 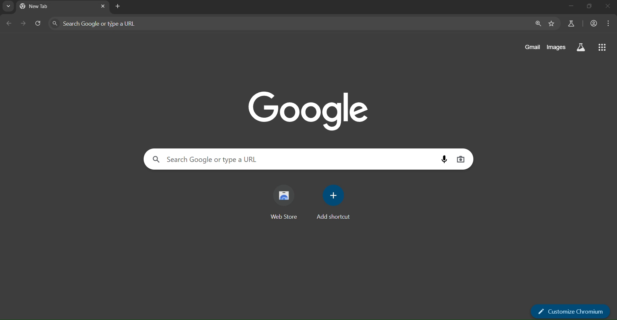 I want to click on google apps, so click(x=603, y=47).